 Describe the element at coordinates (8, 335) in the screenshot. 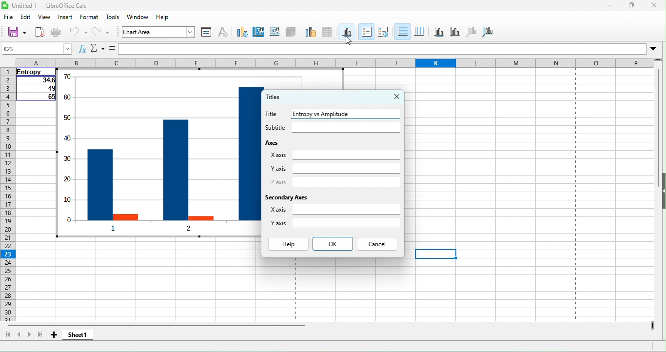

I see `scroll to first sheet` at that location.